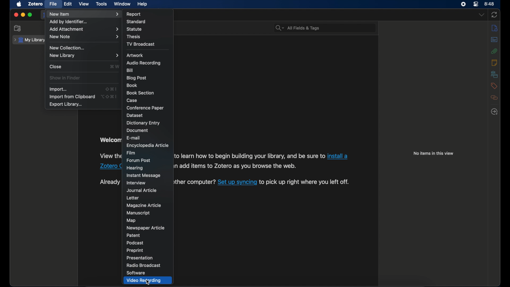 The height and width of the screenshot is (287, 510). I want to click on book section, so click(141, 93).